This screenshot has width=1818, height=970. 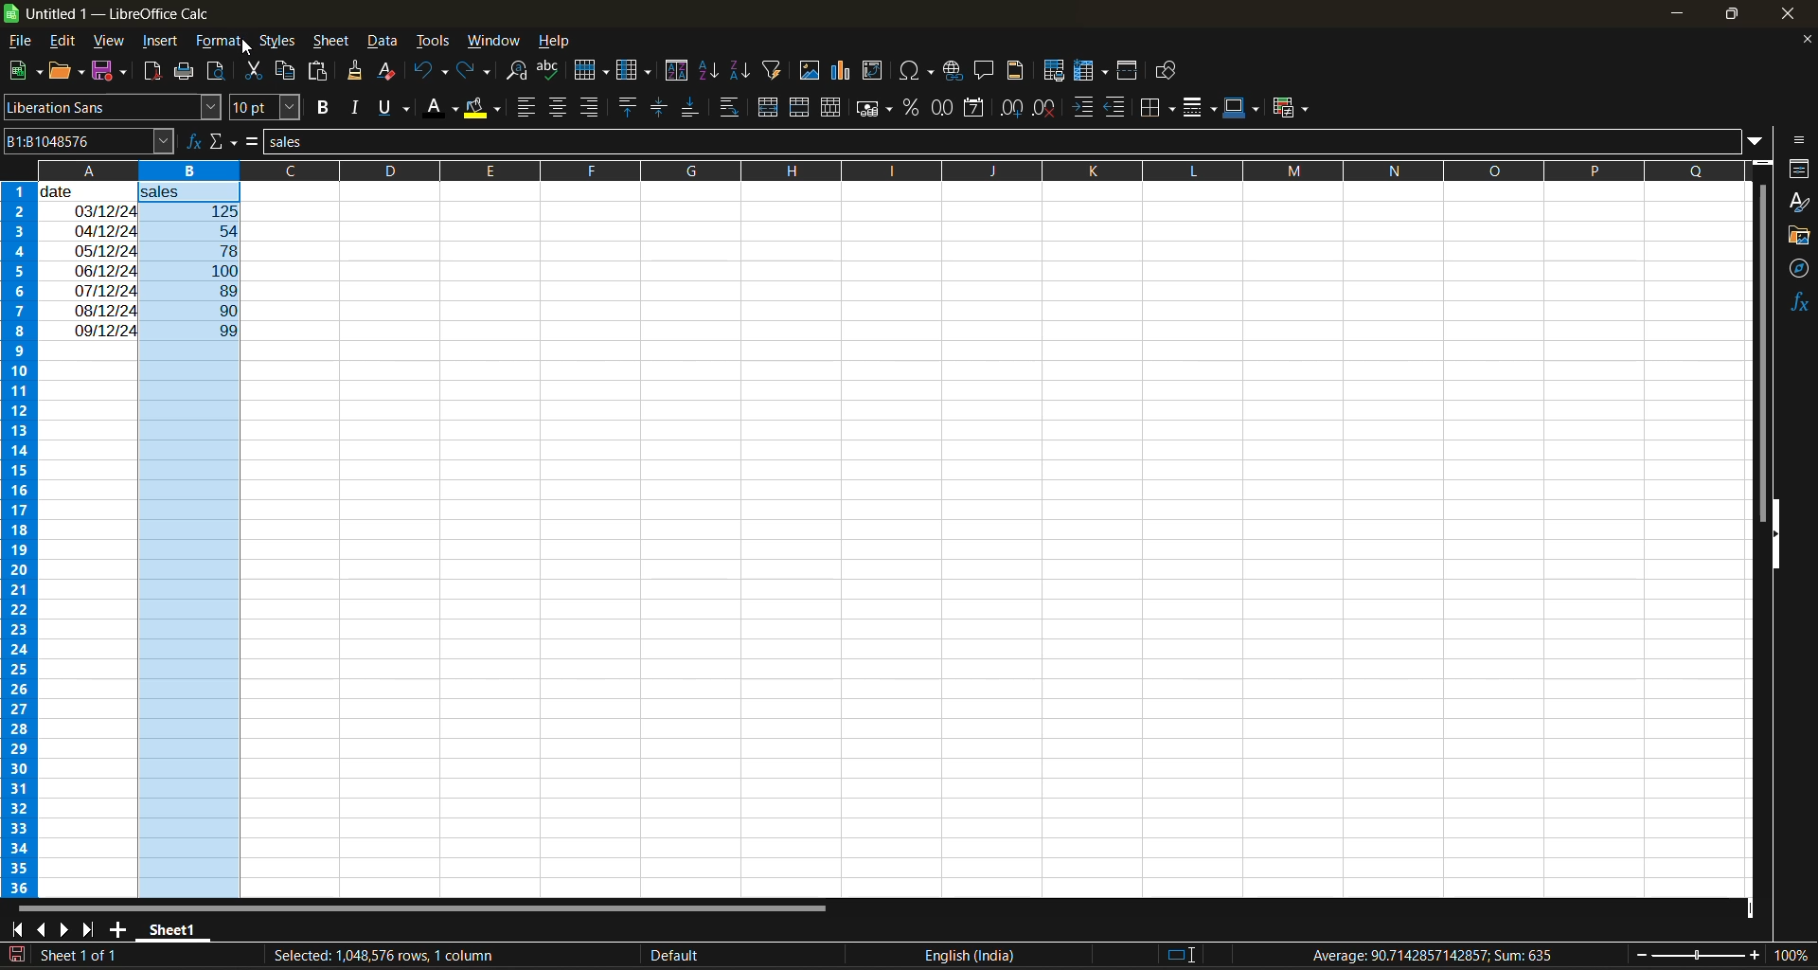 What do you see at coordinates (1777, 534) in the screenshot?
I see `hide` at bounding box center [1777, 534].